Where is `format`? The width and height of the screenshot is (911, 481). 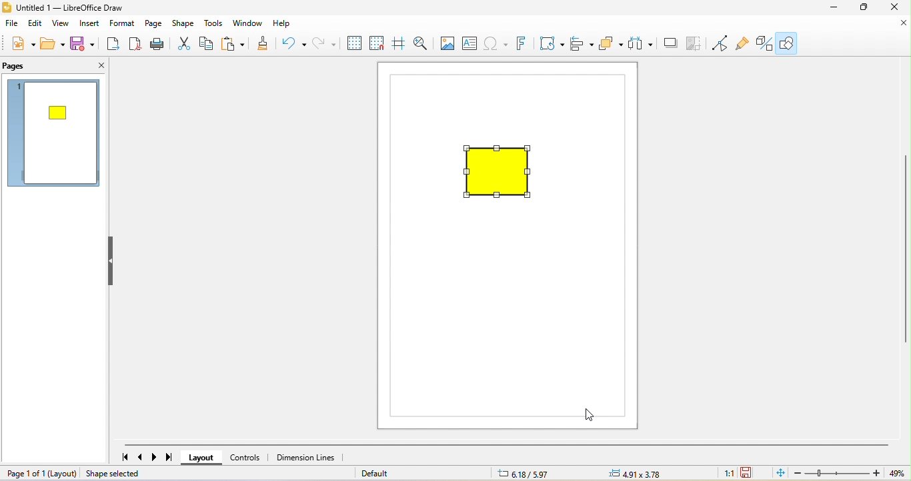
format is located at coordinates (123, 24).